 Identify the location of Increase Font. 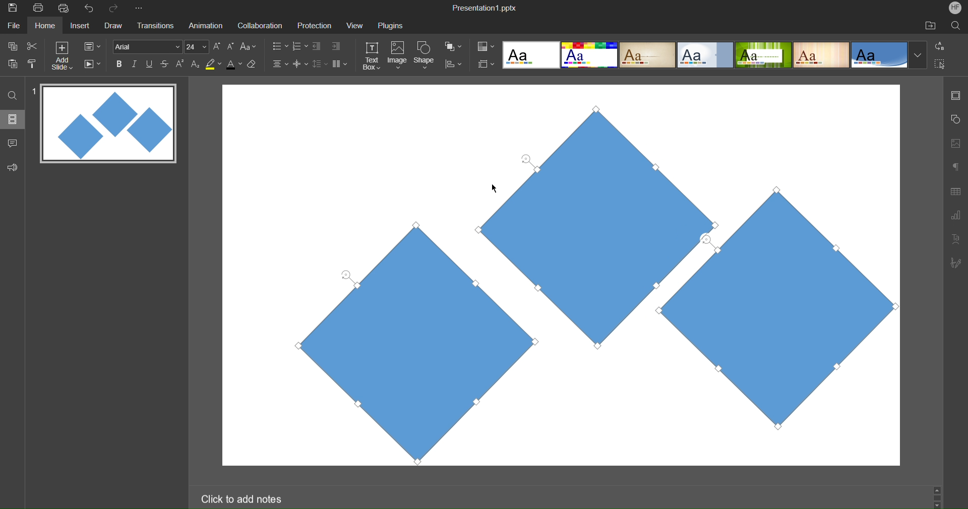
(217, 46).